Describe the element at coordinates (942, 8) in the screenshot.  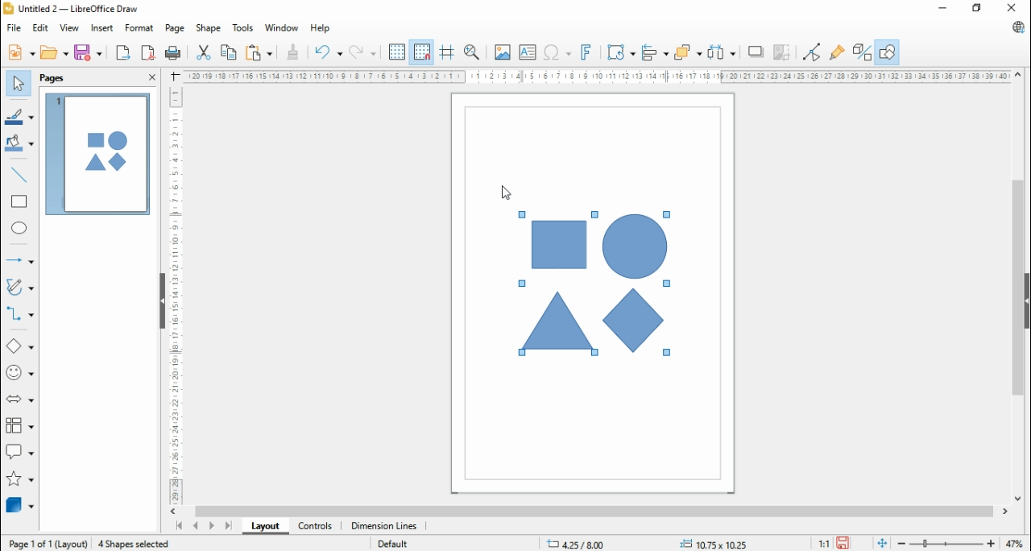
I see `minimize` at that location.